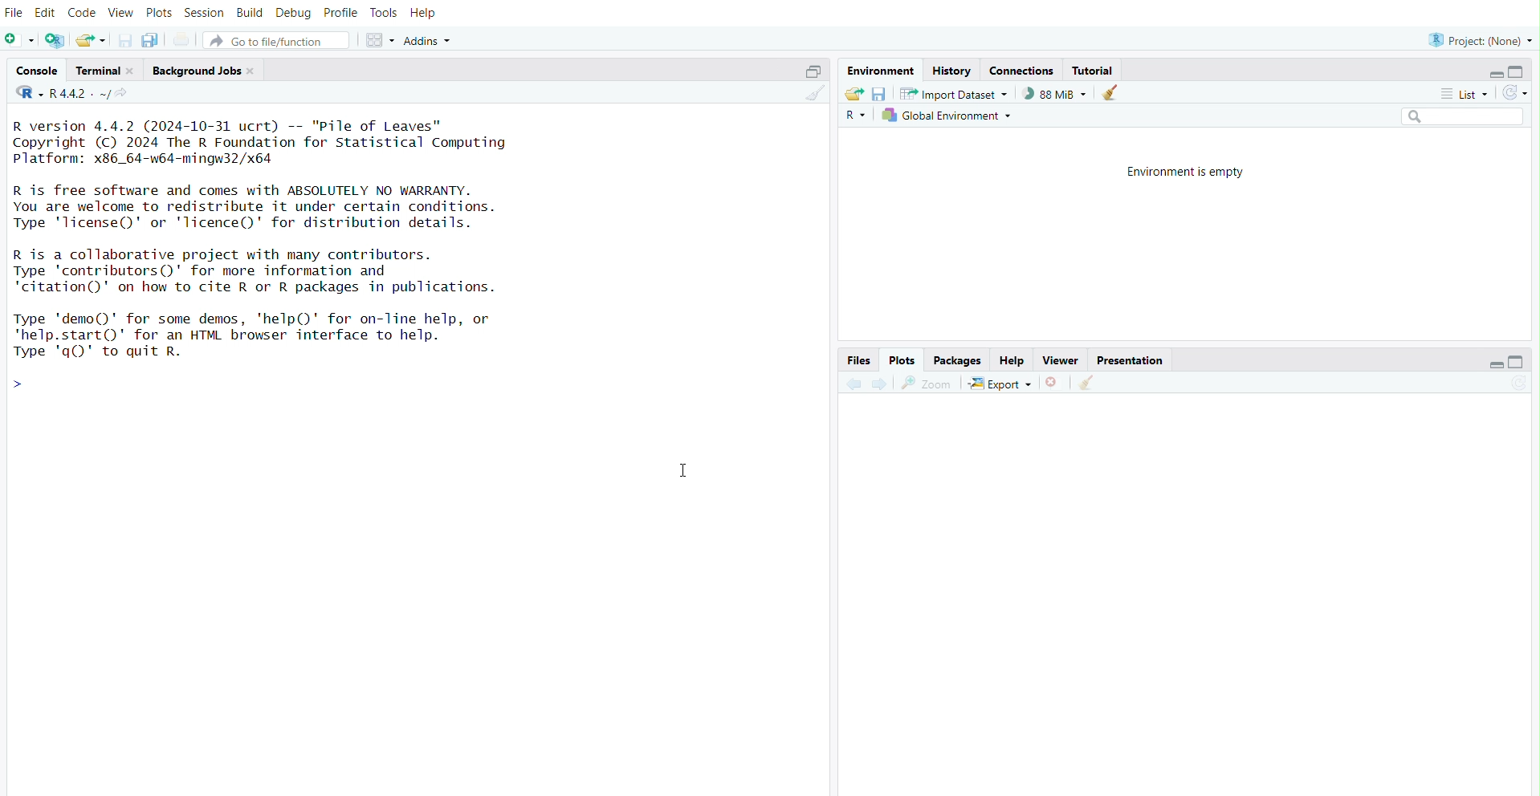 Image resolution: width=1540 pixels, height=796 pixels. I want to click on profile, so click(339, 10).